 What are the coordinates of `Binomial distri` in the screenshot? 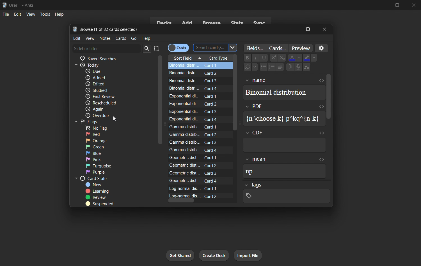 It's located at (184, 88).